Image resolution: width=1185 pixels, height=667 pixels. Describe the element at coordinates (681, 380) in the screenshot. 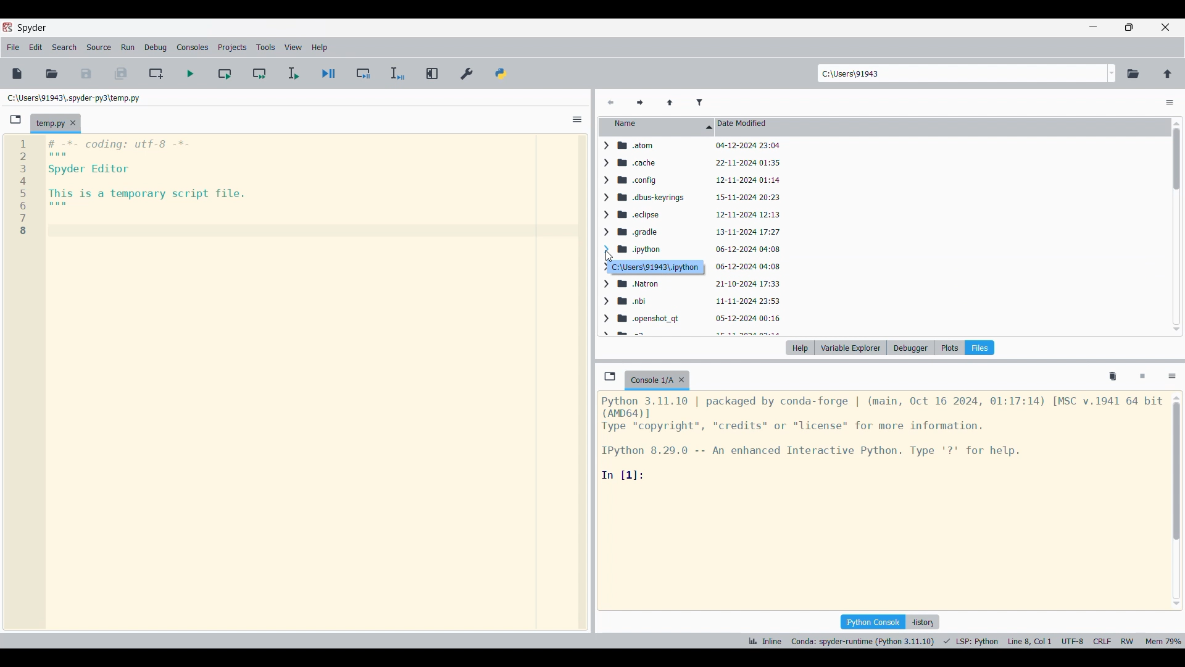

I see `Close` at that location.